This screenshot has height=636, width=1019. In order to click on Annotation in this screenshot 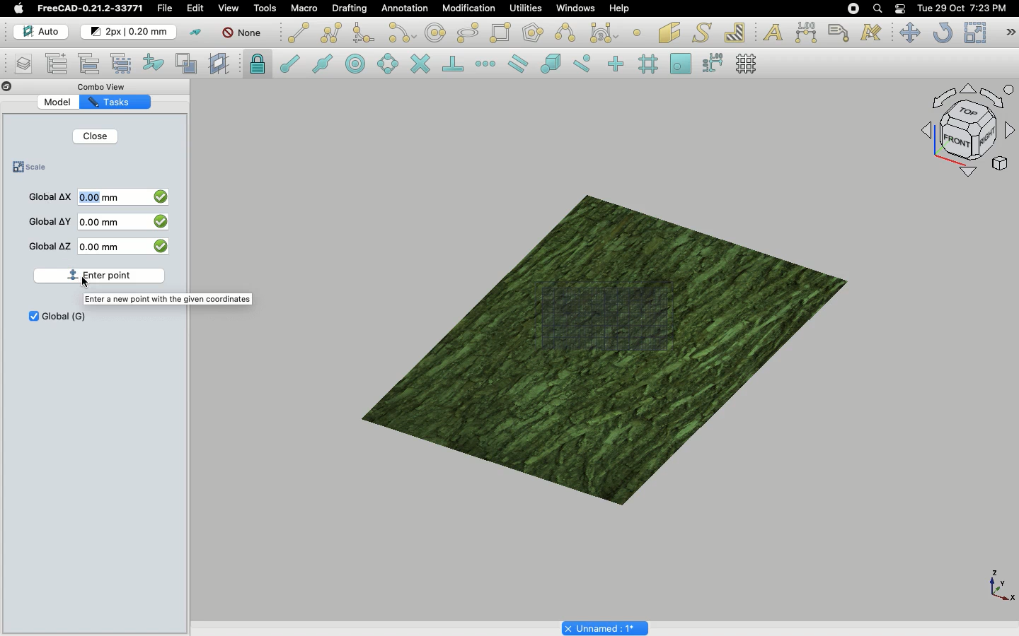, I will do `click(405, 8)`.